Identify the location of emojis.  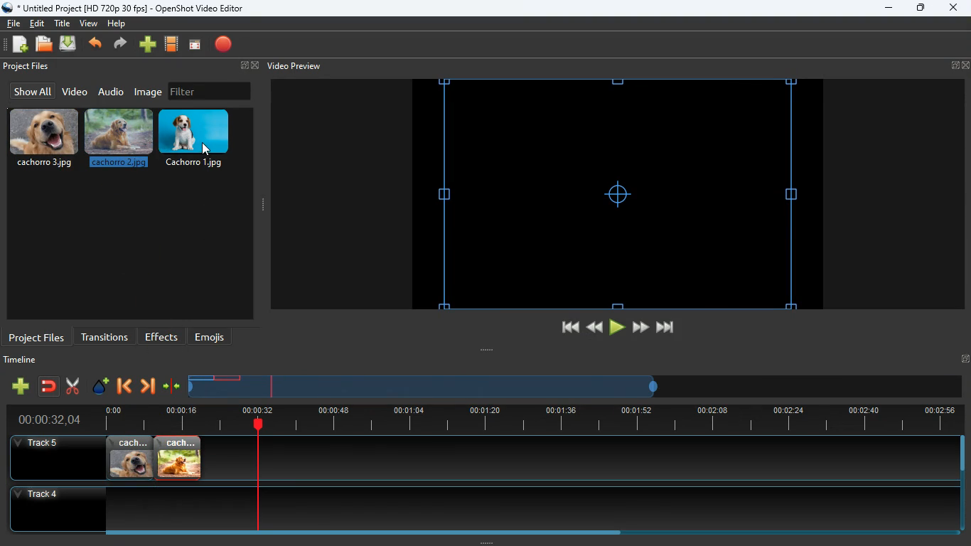
(213, 337).